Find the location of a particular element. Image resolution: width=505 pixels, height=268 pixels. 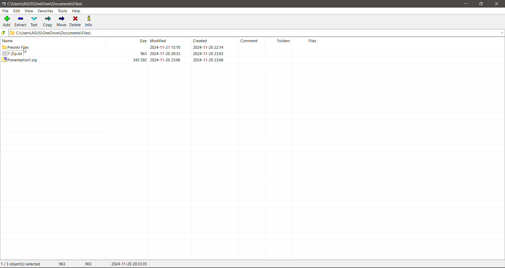

size is located at coordinates (140, 41).